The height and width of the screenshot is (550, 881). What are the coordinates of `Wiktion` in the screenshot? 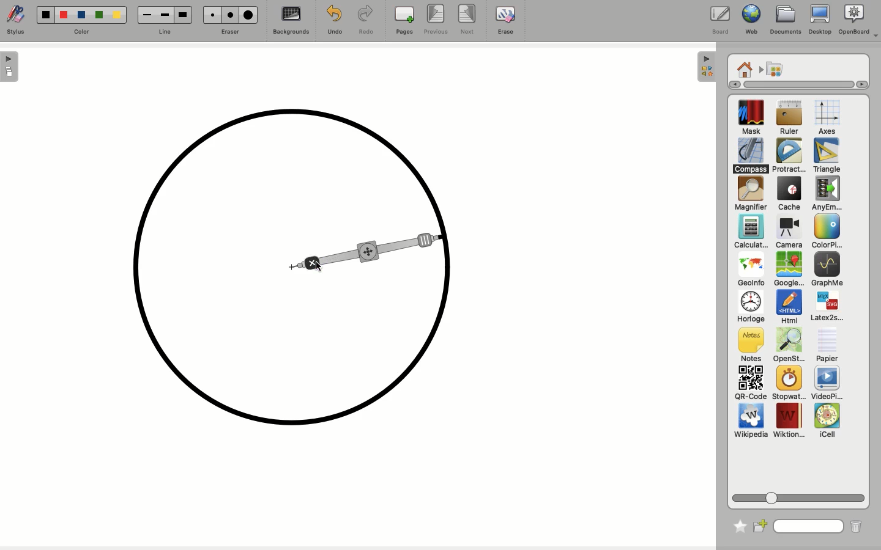 It's located at (789, 421).